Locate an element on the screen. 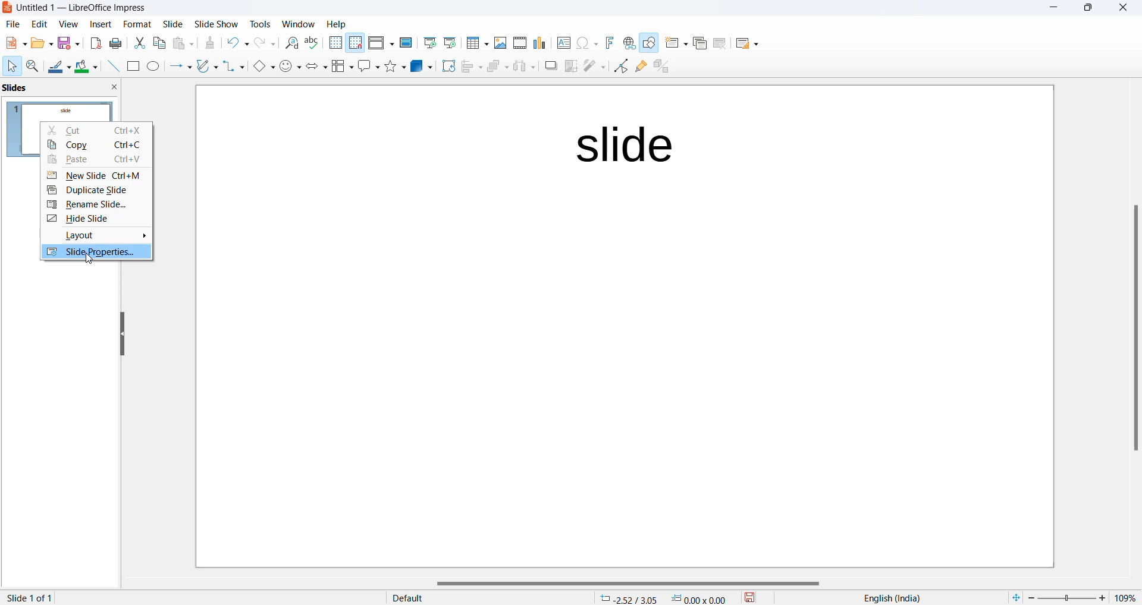 Image resolution: width=1142 pixels, height=605 pixels. crop image is located at coordinates (572, 66).